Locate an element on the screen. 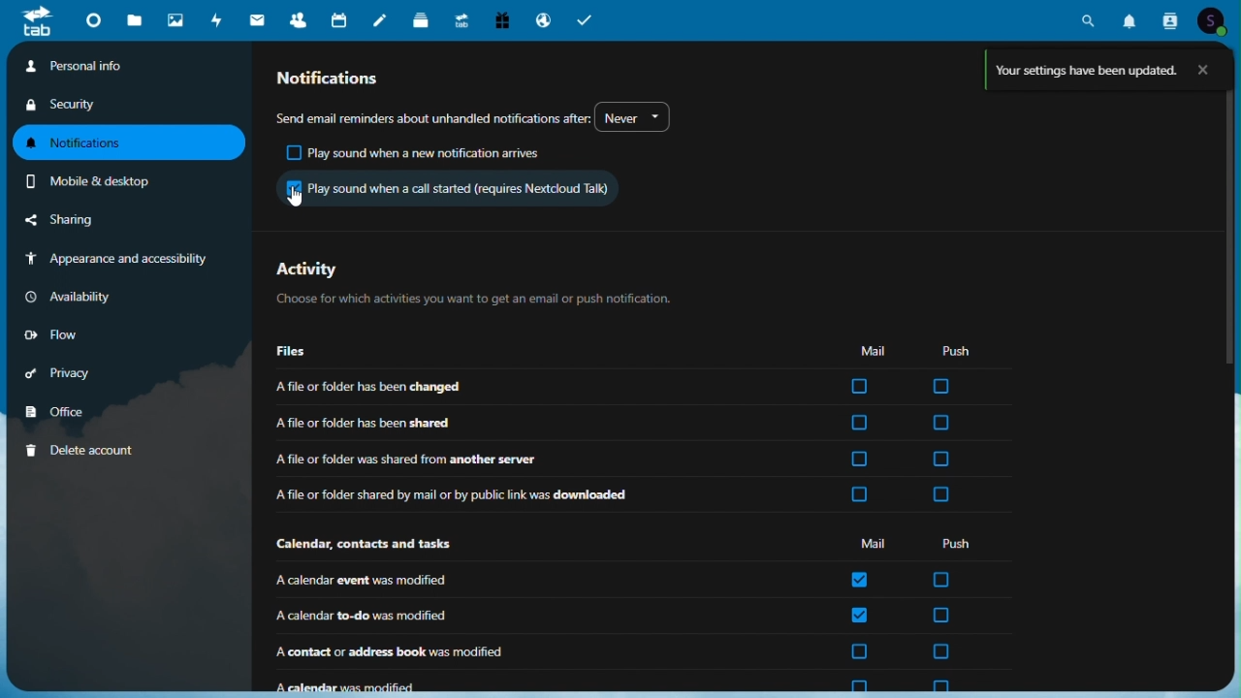 This screenshot has height=698, width=1241. Delete account is located at coordinates (80, 448).